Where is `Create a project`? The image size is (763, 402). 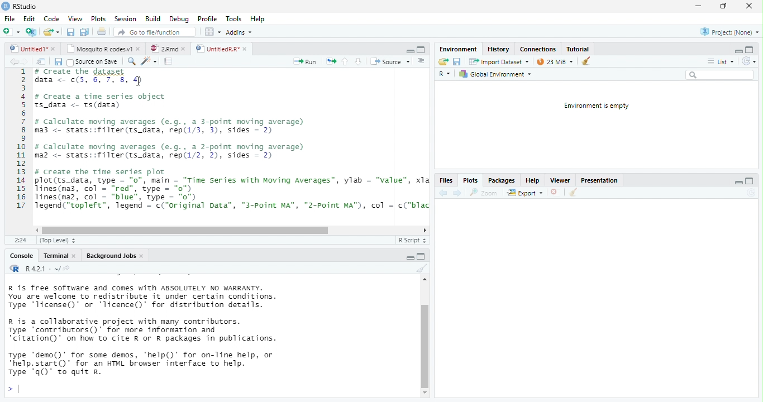 Create a project is located at coordinates (31, 32).